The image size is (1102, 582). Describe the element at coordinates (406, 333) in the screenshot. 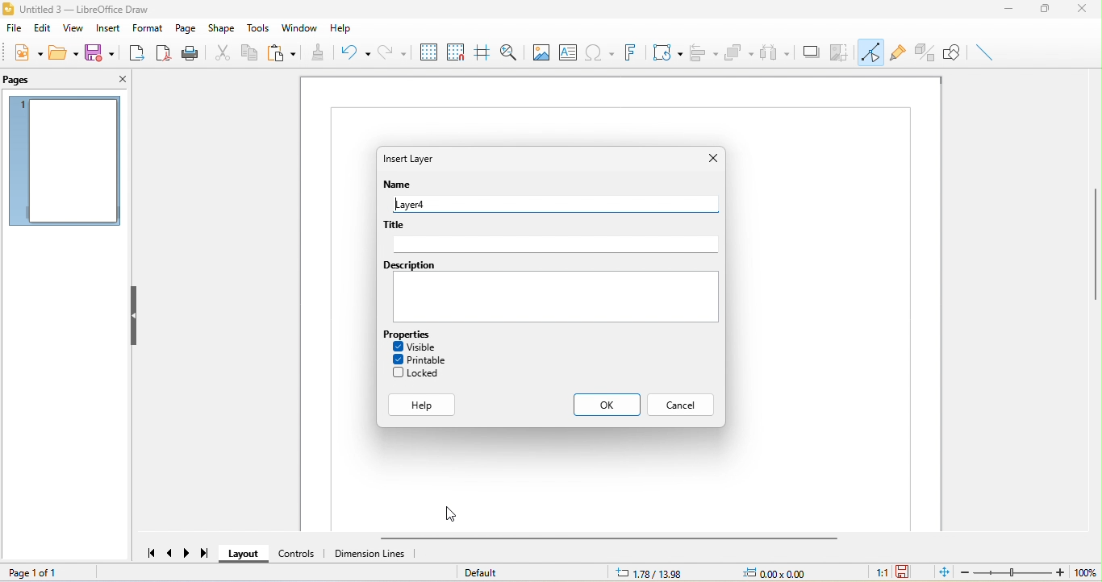

I see `Properties` at that location.